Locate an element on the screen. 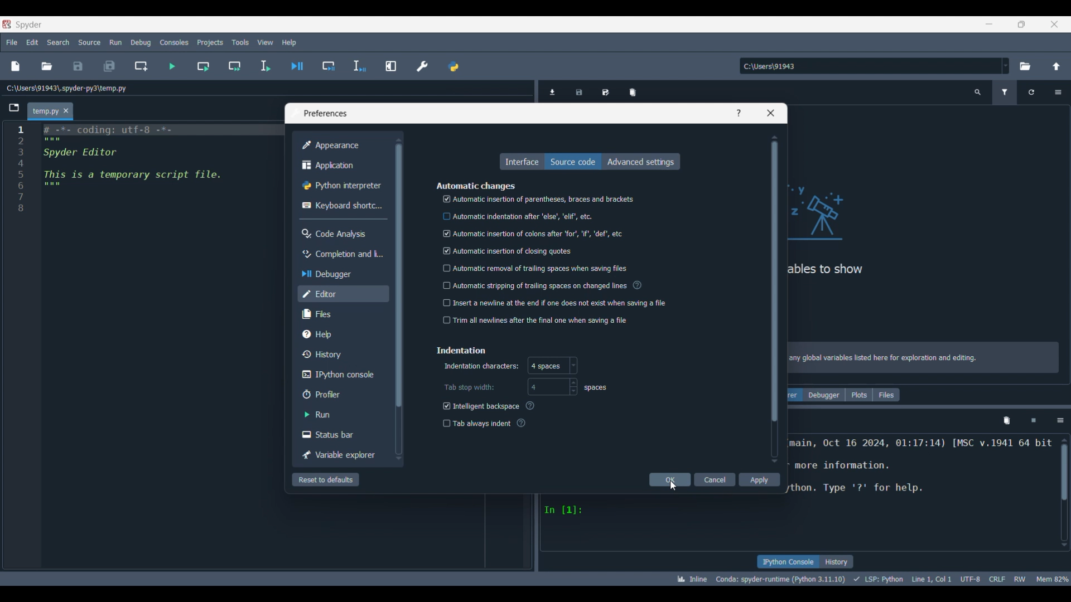 This screenshot has width=1071, height=602. Browse tabs is located at coordinates (14, 108).